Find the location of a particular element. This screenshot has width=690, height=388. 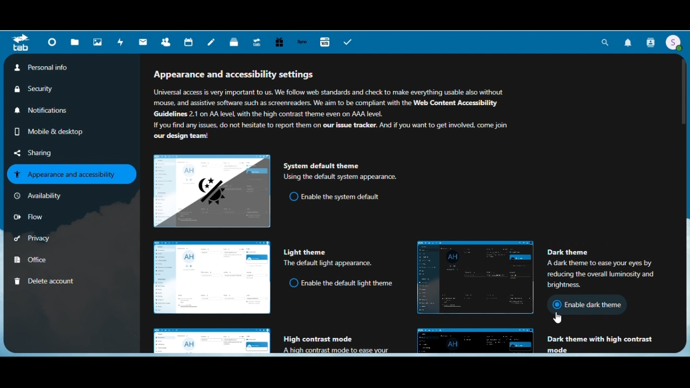

Dark theme with high contrast is located at coordinates (545, 342).